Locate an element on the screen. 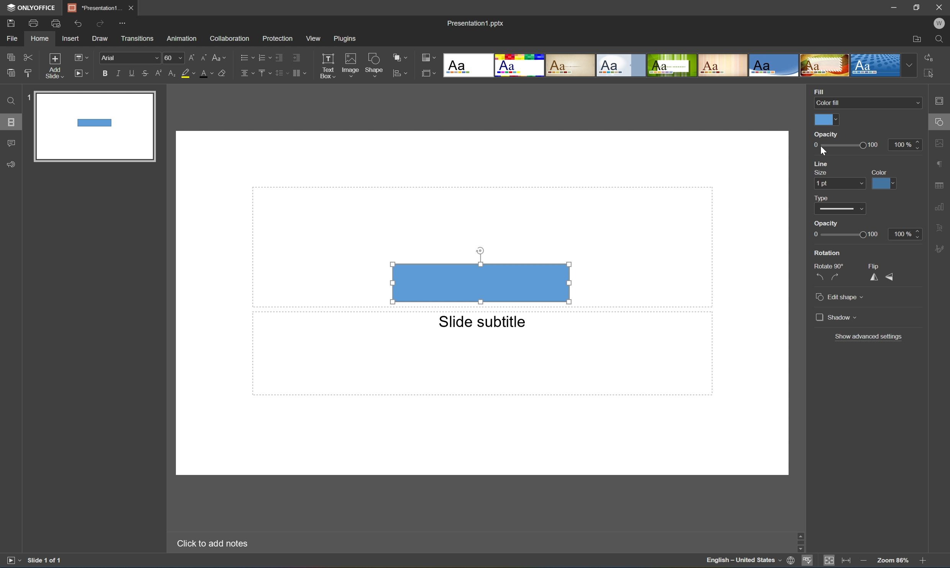 The image size is (950, 568). Plugins is located at coordinates (344, 39).